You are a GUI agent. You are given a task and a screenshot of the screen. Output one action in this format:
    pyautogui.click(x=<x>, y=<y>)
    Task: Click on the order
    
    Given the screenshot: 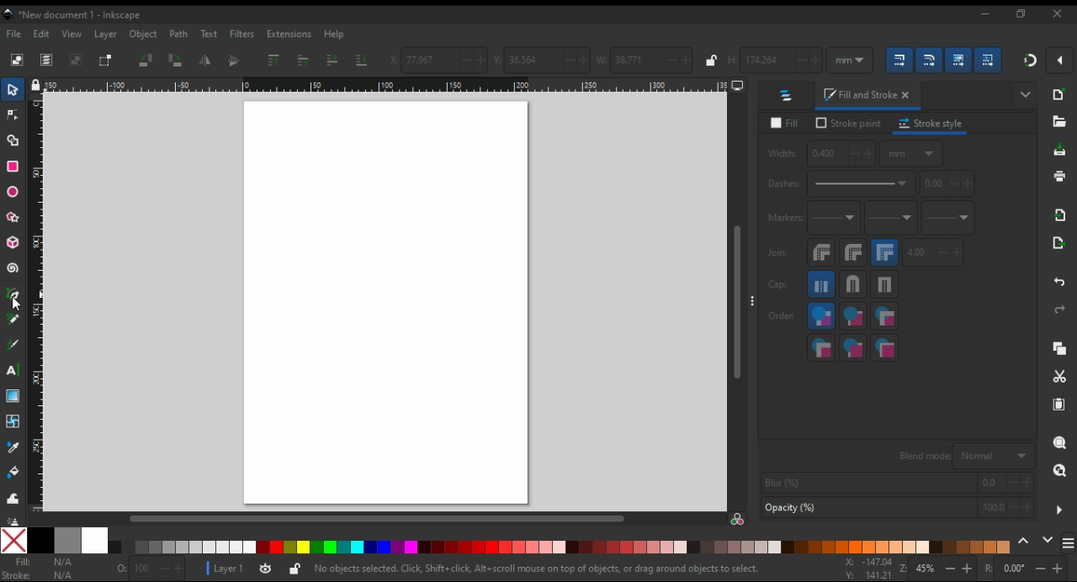 What is the action you would take?
    pyautogui.click(x=782, y=315)
    